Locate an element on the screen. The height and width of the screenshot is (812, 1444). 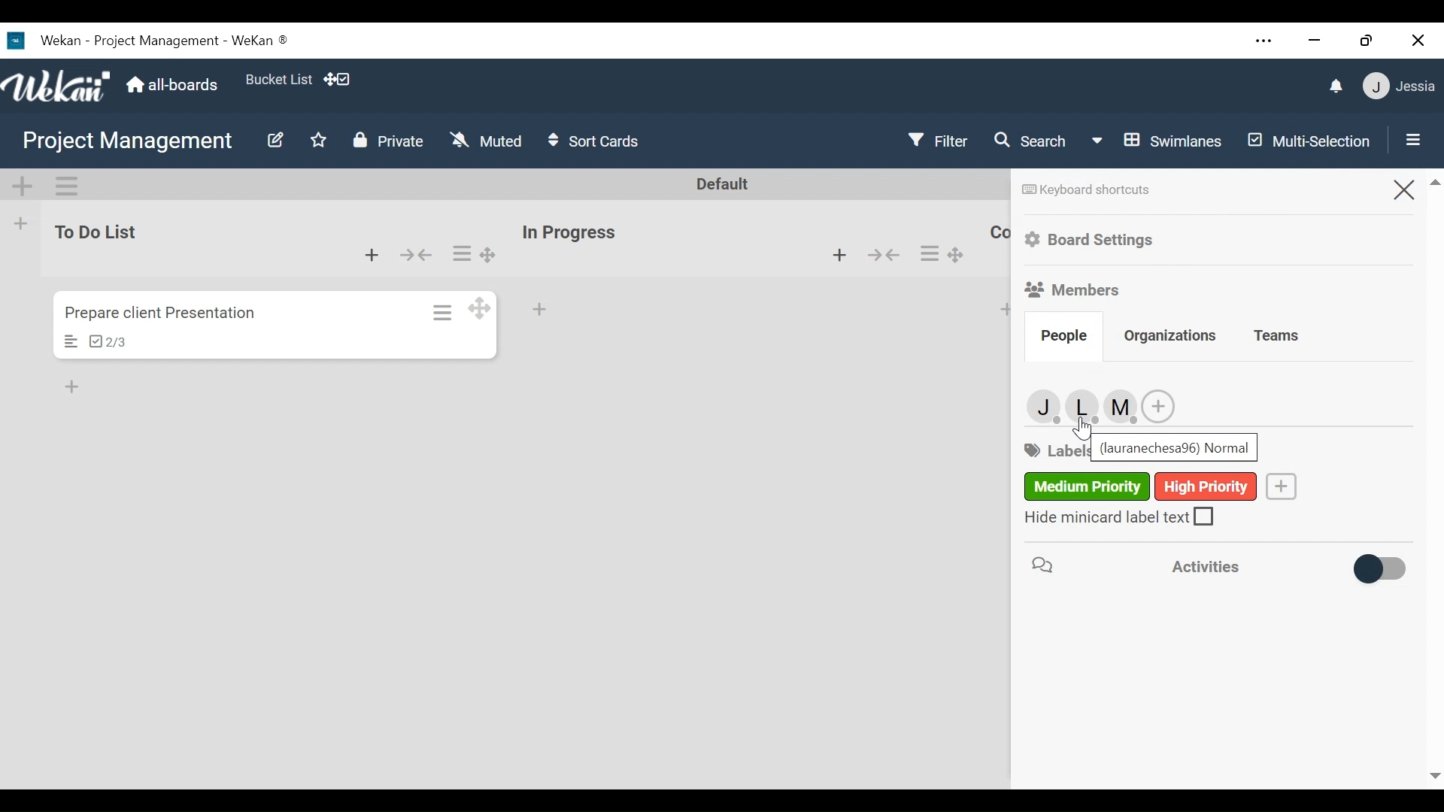
Keyboard shortcuts is located at coordinates (1086, 189).